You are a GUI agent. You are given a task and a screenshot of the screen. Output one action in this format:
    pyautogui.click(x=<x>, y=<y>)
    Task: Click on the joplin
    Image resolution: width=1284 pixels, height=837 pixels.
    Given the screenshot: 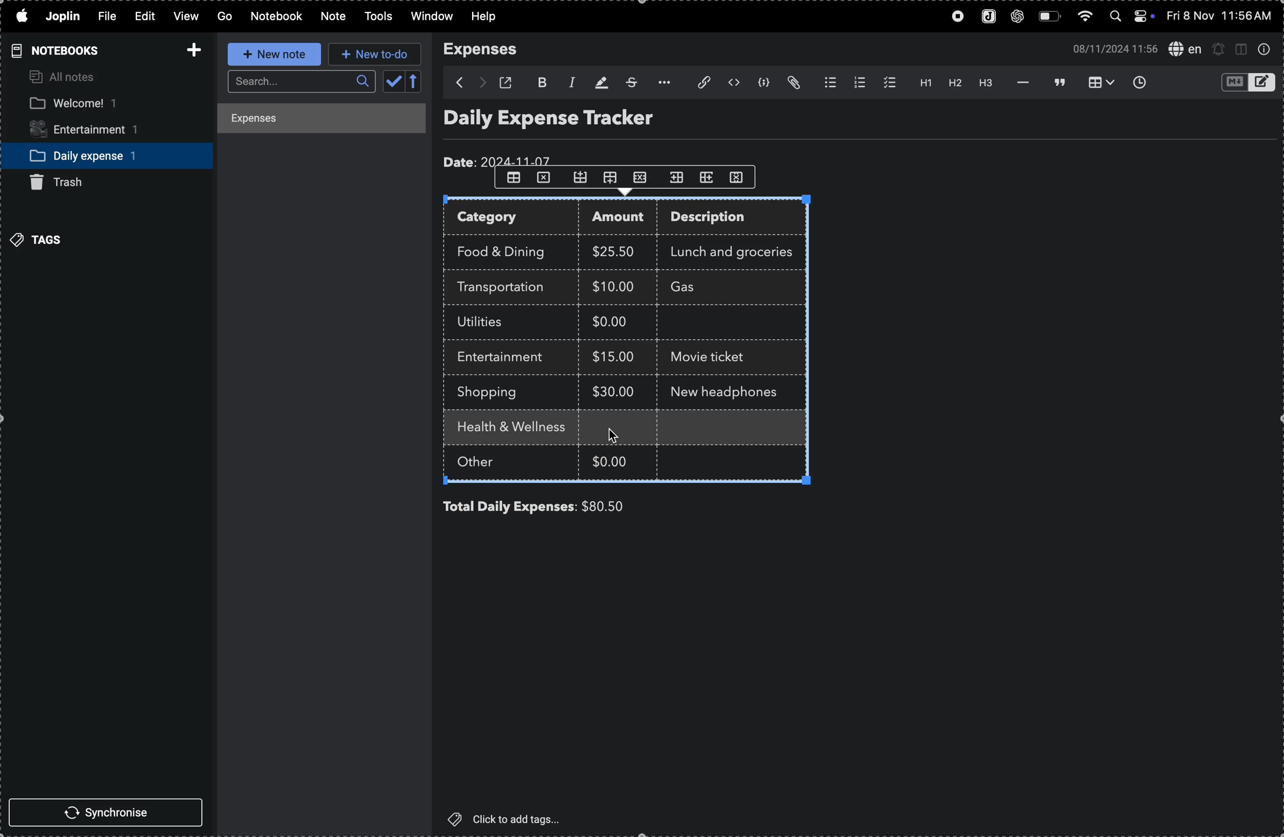 What is the action you would take?
    pyautogui.click(x=986, y=17)
    